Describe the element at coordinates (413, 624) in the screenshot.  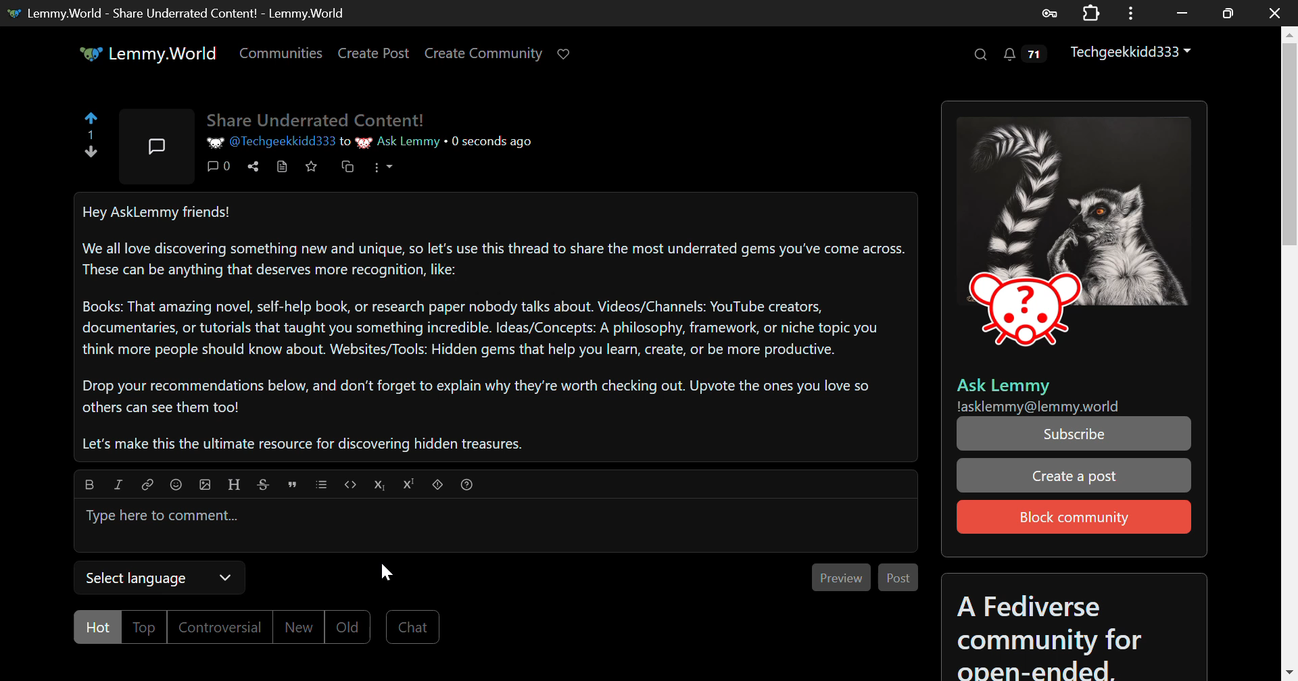
I see `Chat` at that location.